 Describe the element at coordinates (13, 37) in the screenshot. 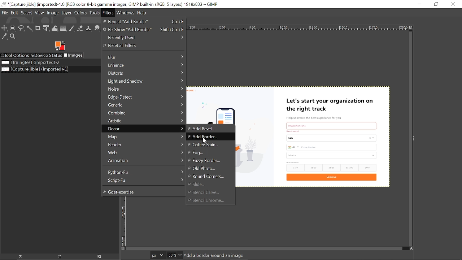

I see `Zoom tool` at that location.